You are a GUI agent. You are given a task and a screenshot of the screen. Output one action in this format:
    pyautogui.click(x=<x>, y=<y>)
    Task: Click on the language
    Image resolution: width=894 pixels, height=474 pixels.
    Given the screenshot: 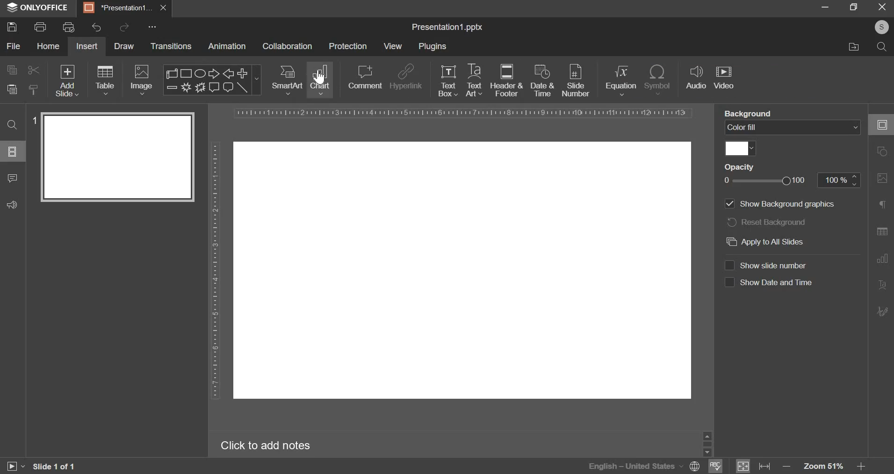 What is the action you would take?
    pyautogui.click(x=630, y=467)
    